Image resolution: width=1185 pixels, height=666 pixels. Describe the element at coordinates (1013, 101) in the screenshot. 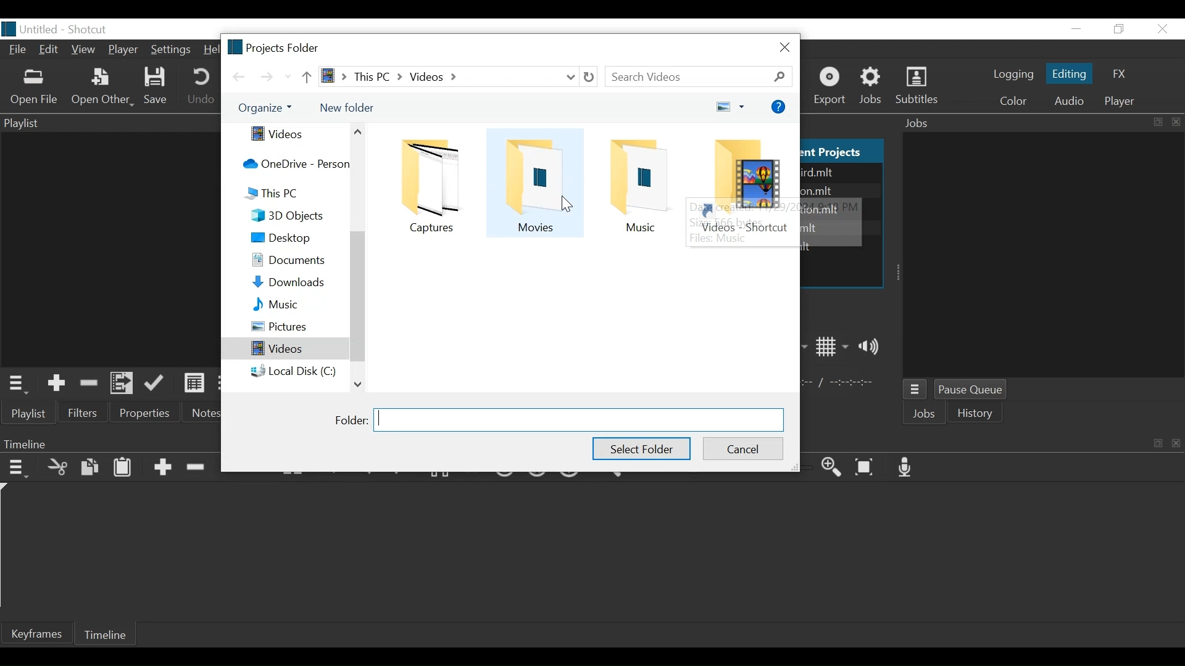

I see `Color` at that location.